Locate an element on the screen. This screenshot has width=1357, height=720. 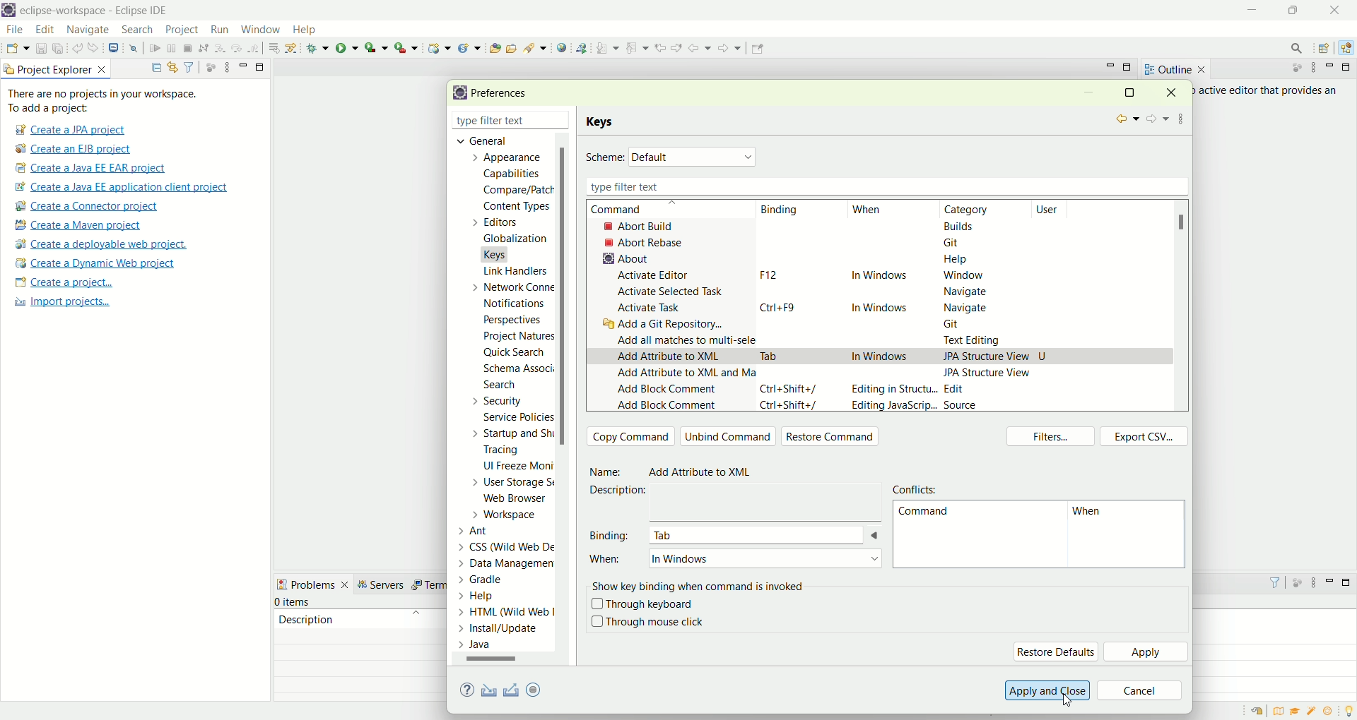
open a terminal is located at coordinates (112, 48).